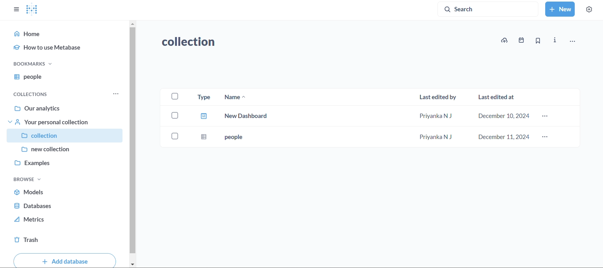 The width and height of the screenshot is (603, 268). I want to click on collection, so click(187, 40).